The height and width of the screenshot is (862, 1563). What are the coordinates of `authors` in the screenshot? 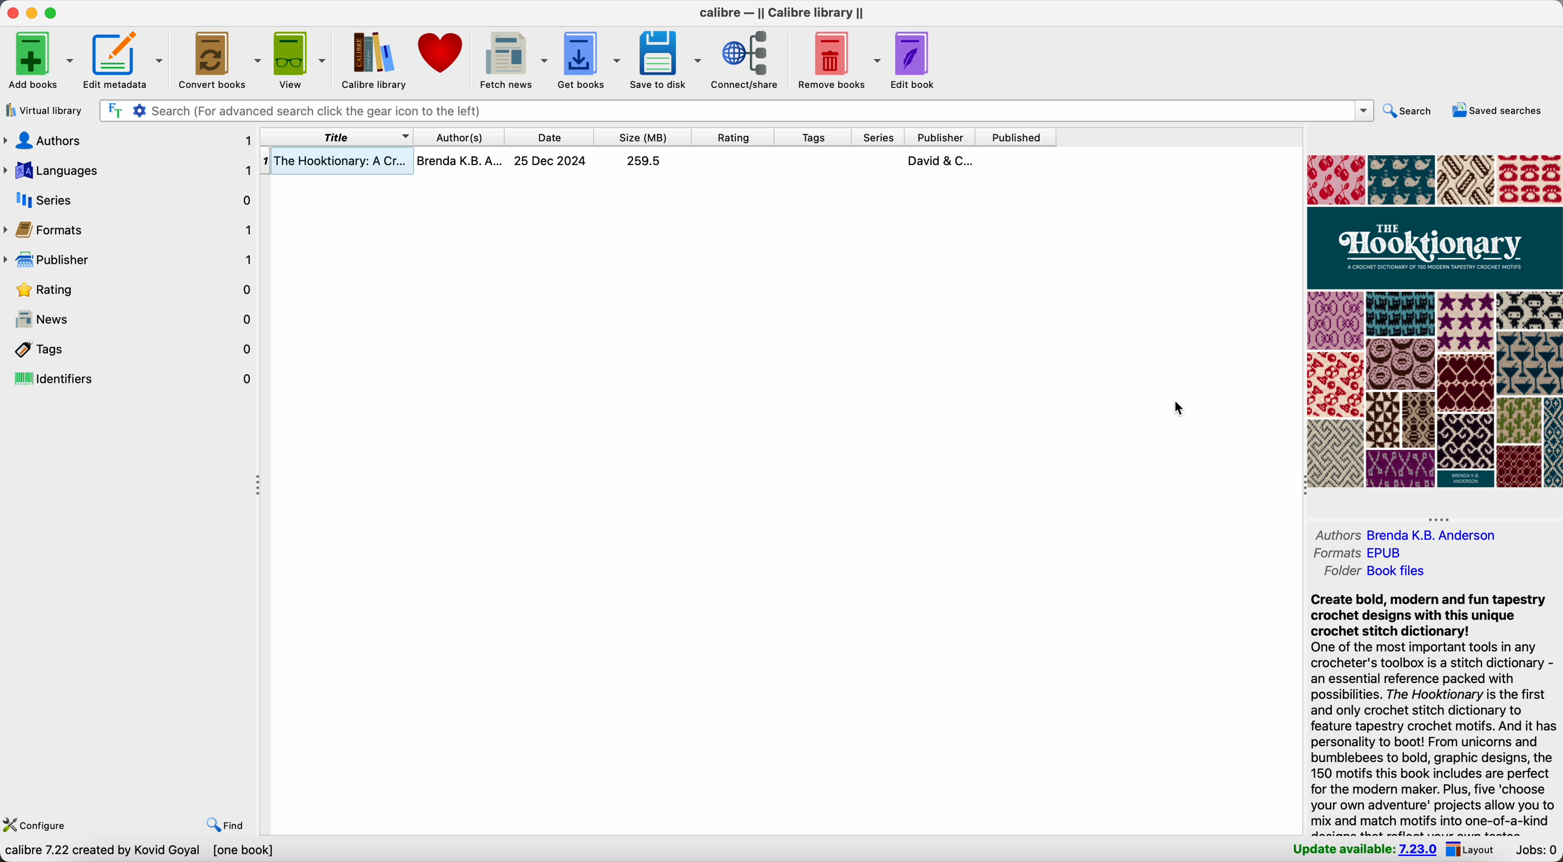 It's located at (1417, 536).